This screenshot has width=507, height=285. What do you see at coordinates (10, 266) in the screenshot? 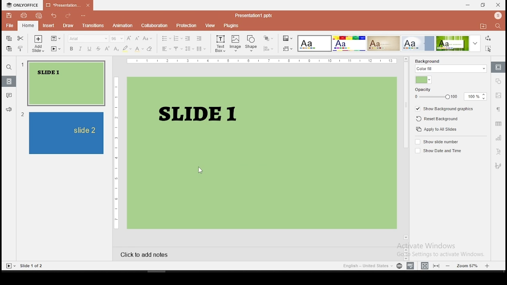
I see `start slide show` at bounding box center [10, 266].